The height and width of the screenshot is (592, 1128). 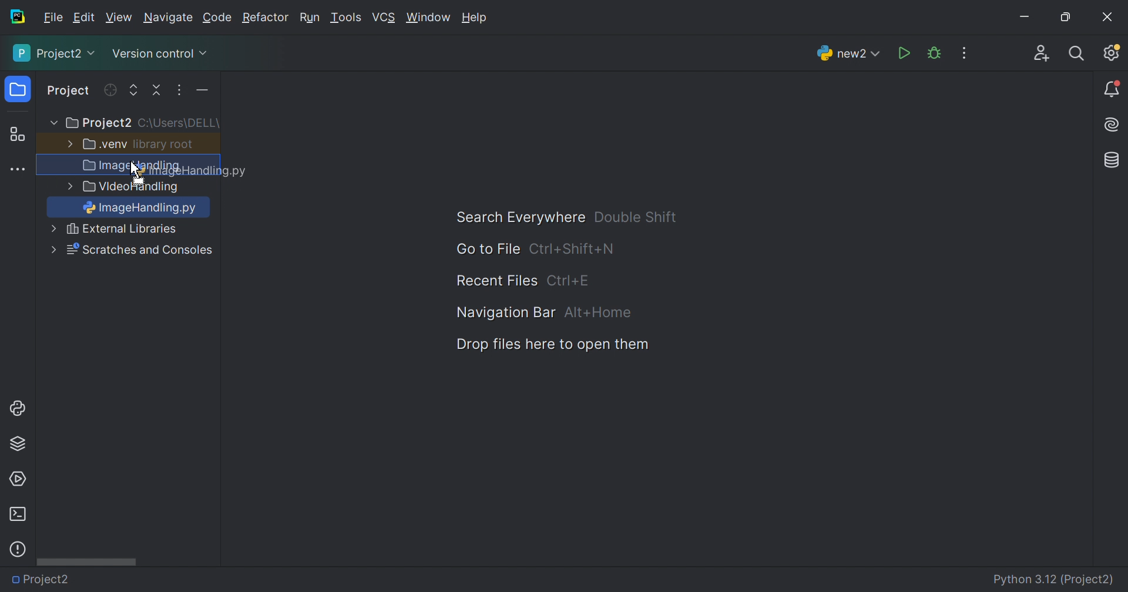 What do you see at coordinates (219, 18) in the screenshot?
I see `Code` at bounding box center [219, 18].